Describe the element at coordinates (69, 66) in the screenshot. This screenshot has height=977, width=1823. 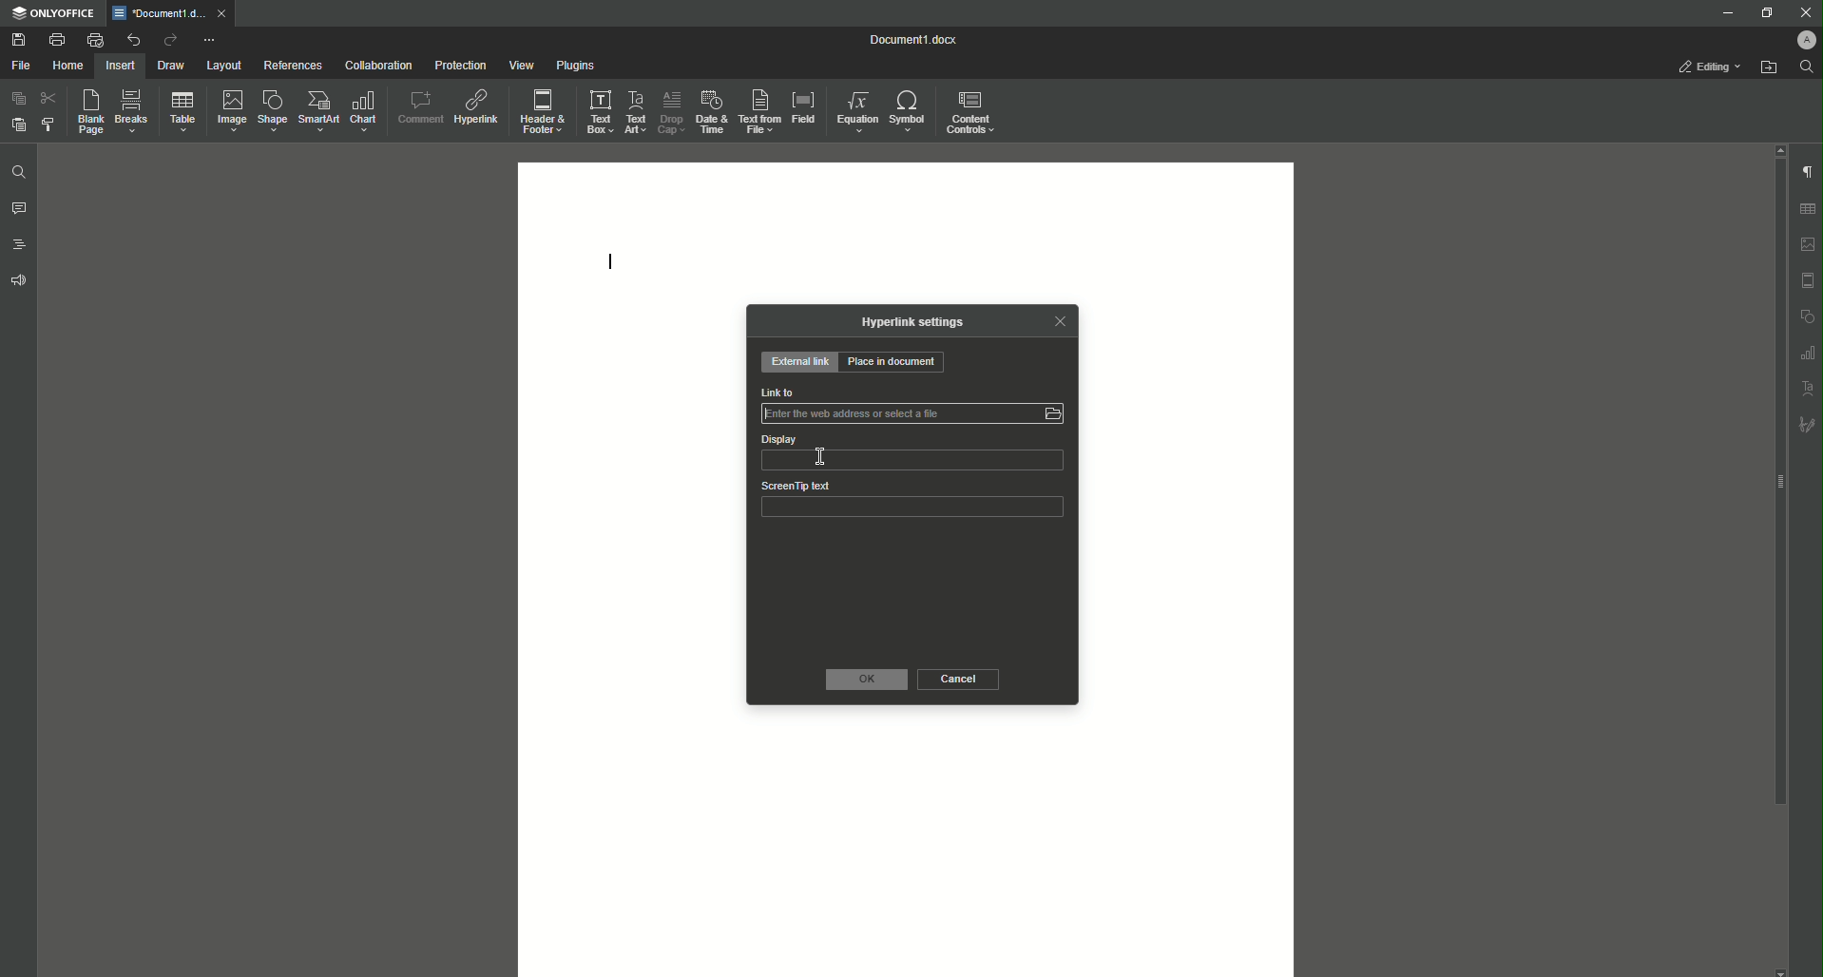
I see `Home` at that location.